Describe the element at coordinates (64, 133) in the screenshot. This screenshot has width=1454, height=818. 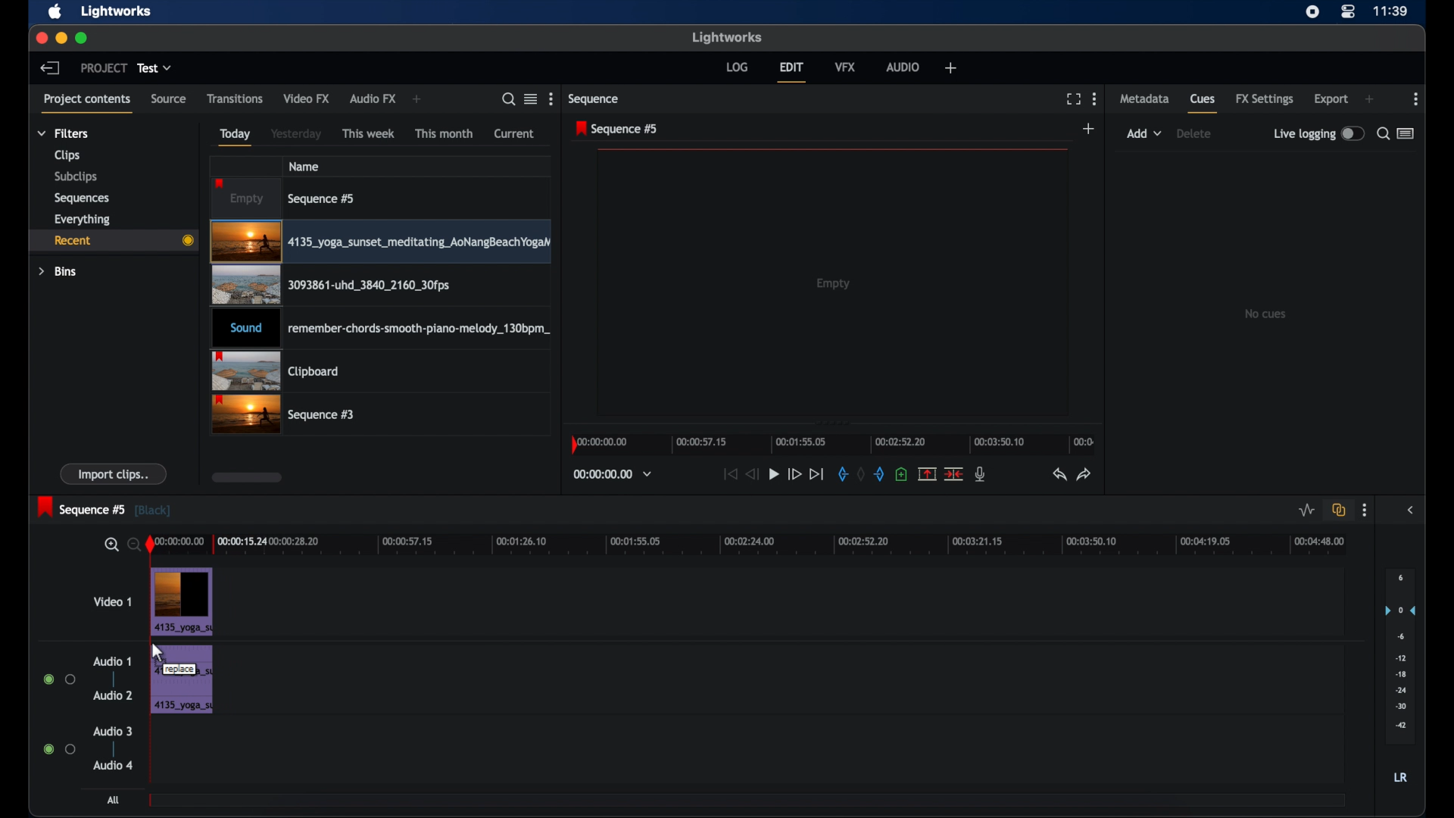
I see `filters` at that location.